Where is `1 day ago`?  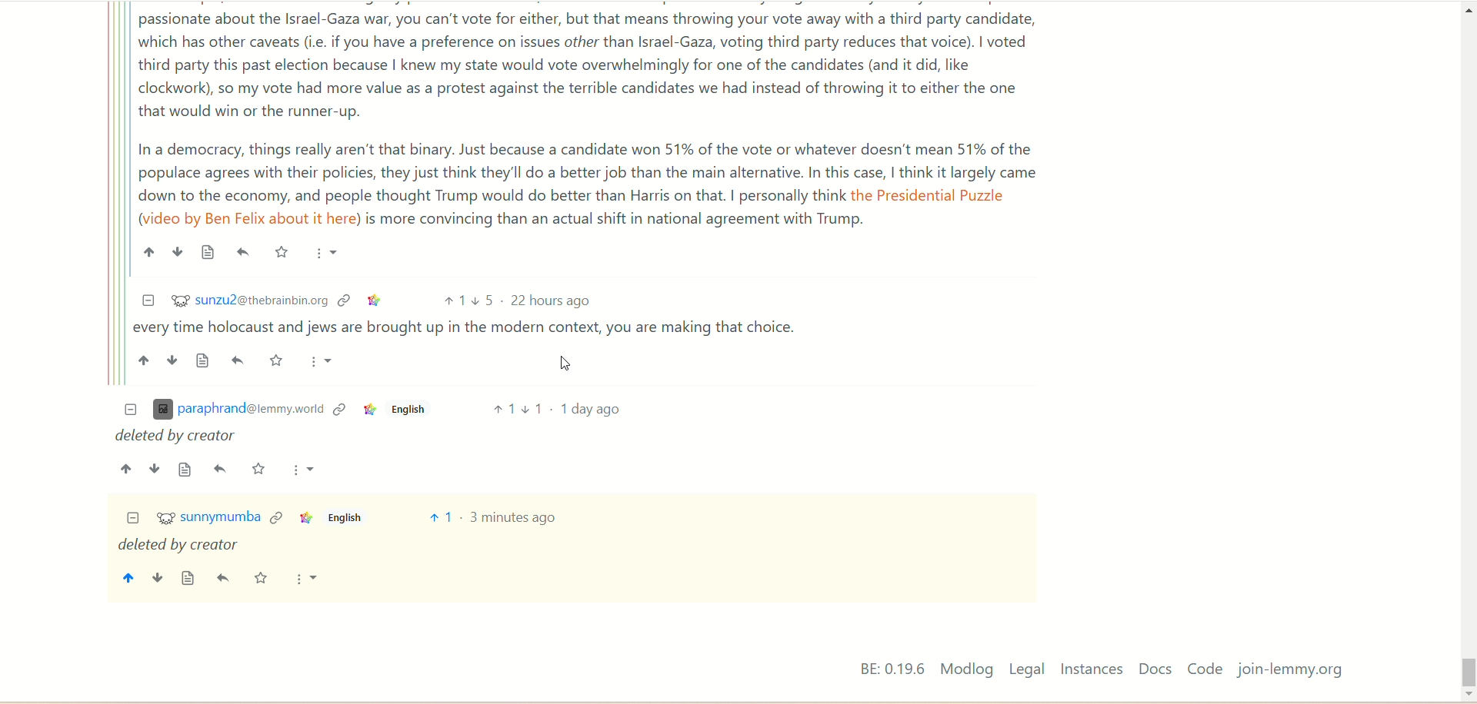 1 day ago is located at coordinates (591, 408).